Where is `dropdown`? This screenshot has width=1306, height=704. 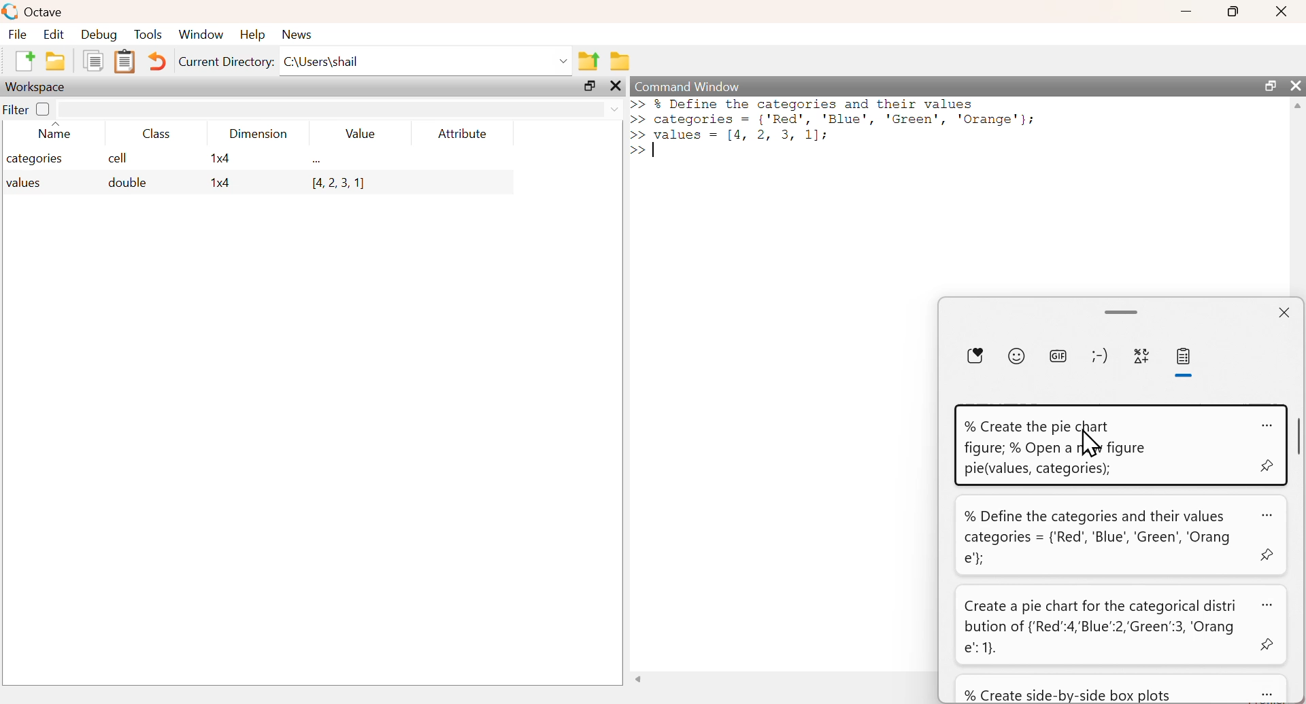 dropdown is located at coordinates (563, 61).